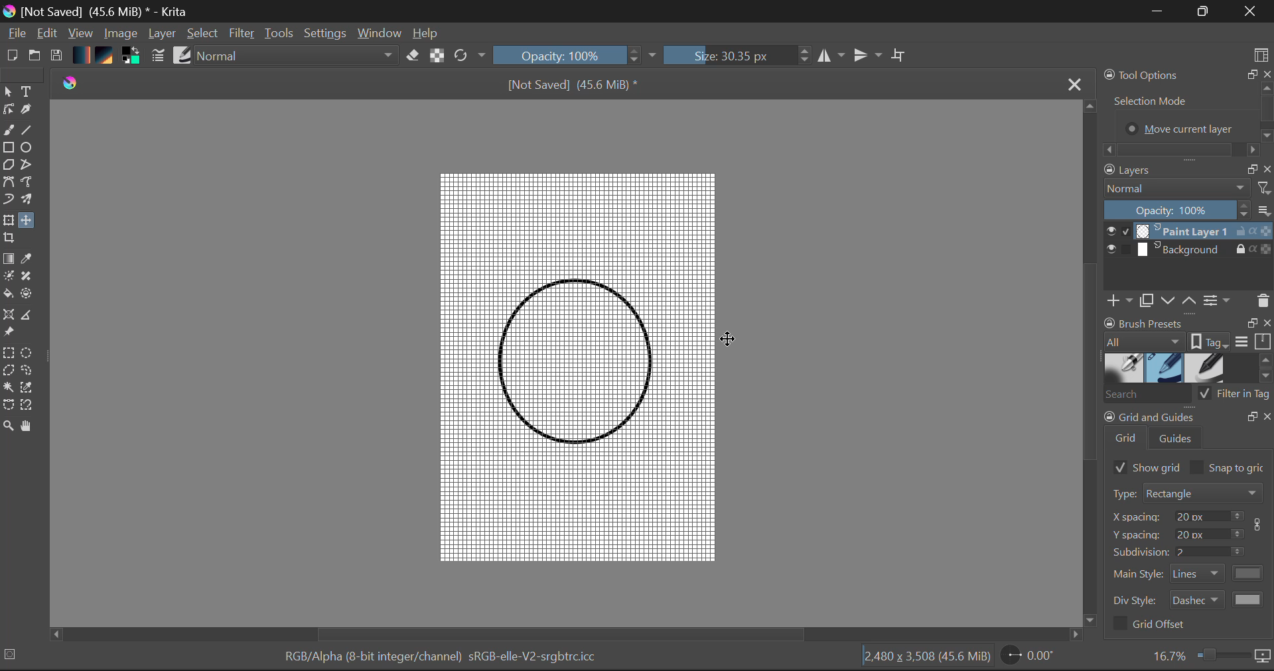  I want to click on Open, so click(35, 56).